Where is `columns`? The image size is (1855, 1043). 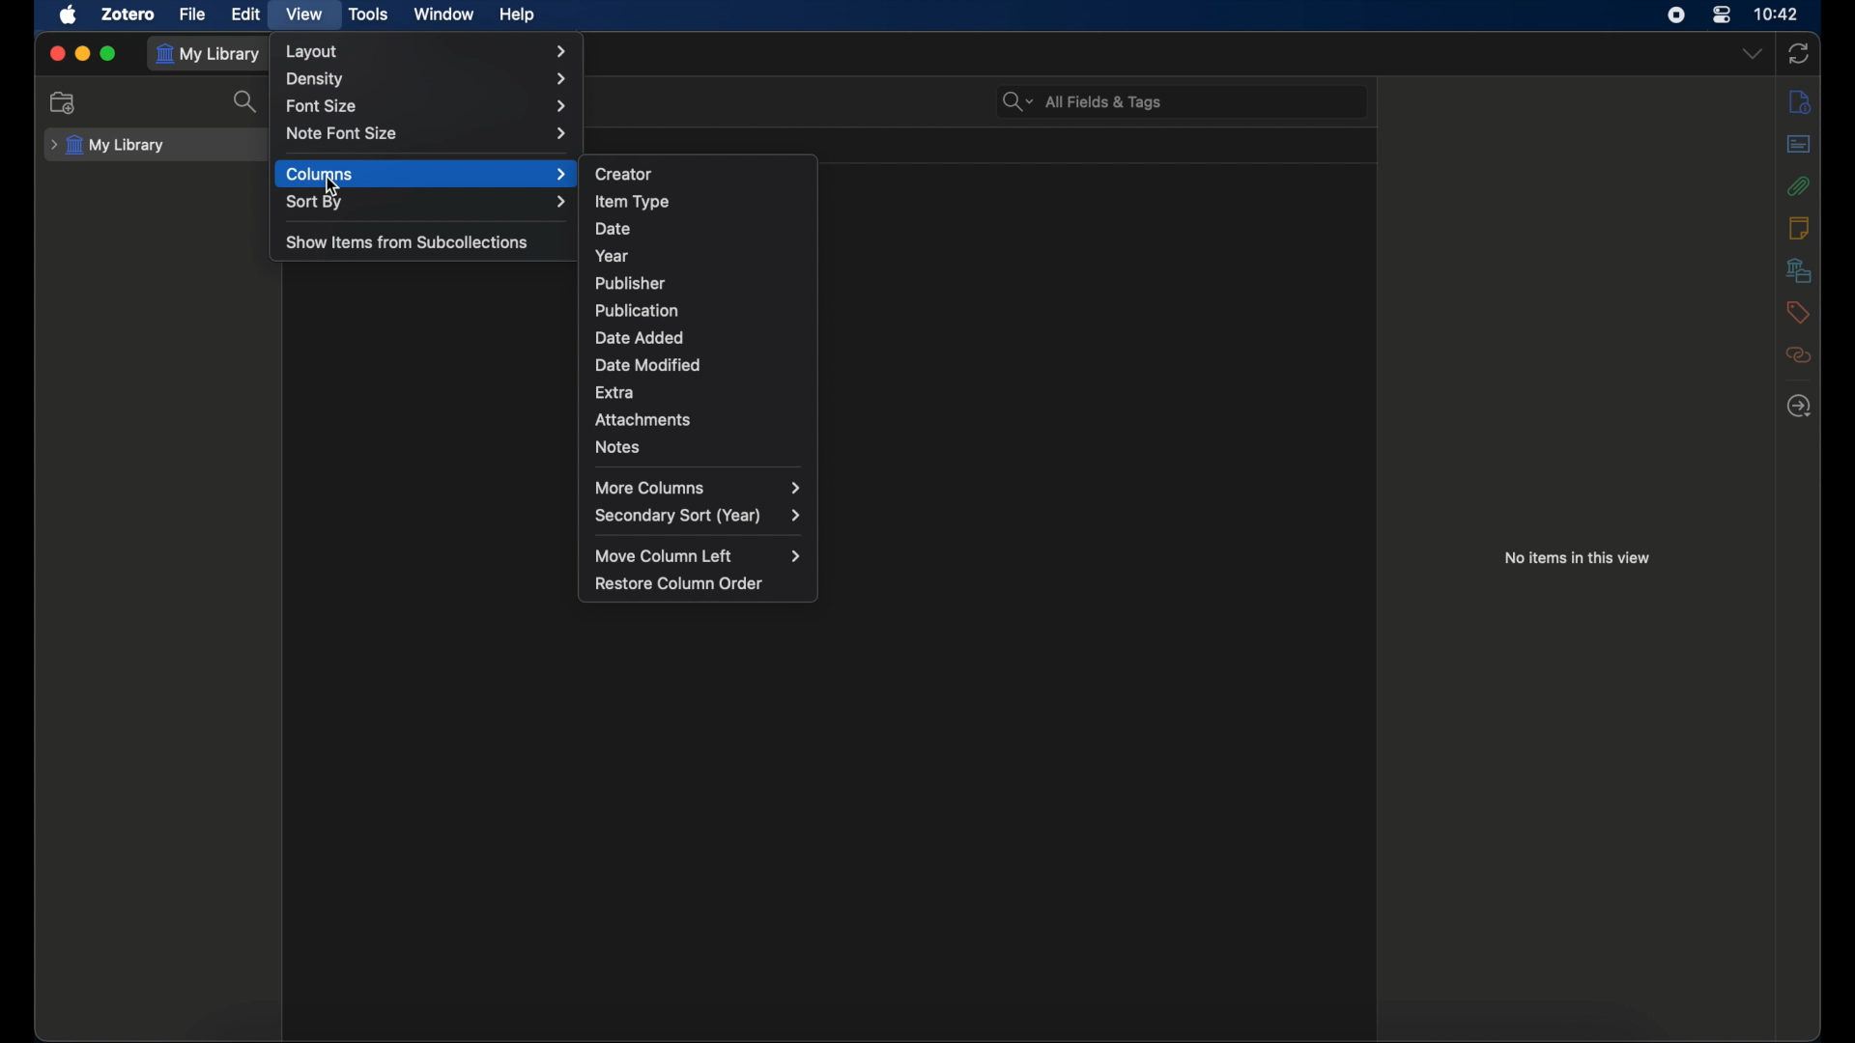
columns is located at coordinates (427, 174).